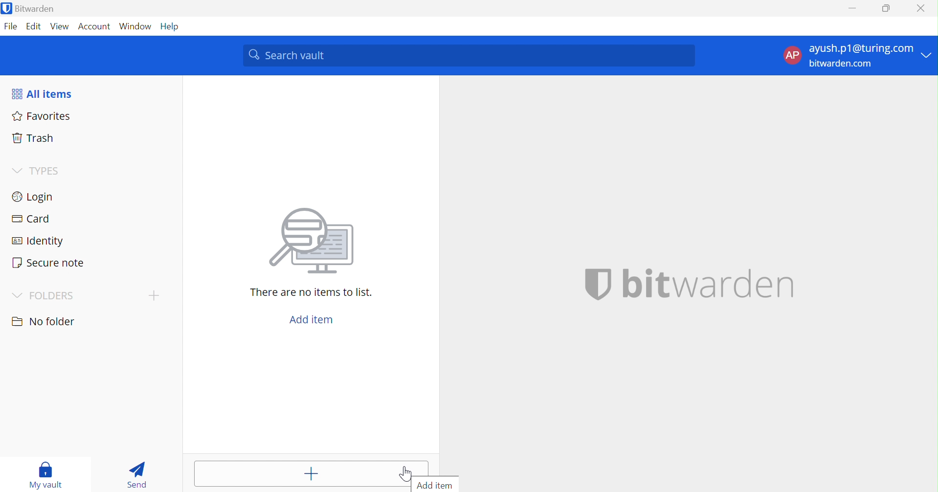  What do you see at coordinates (37, 171) in the screenshot?
I see `TYPES` at bounding box center [37, 171].